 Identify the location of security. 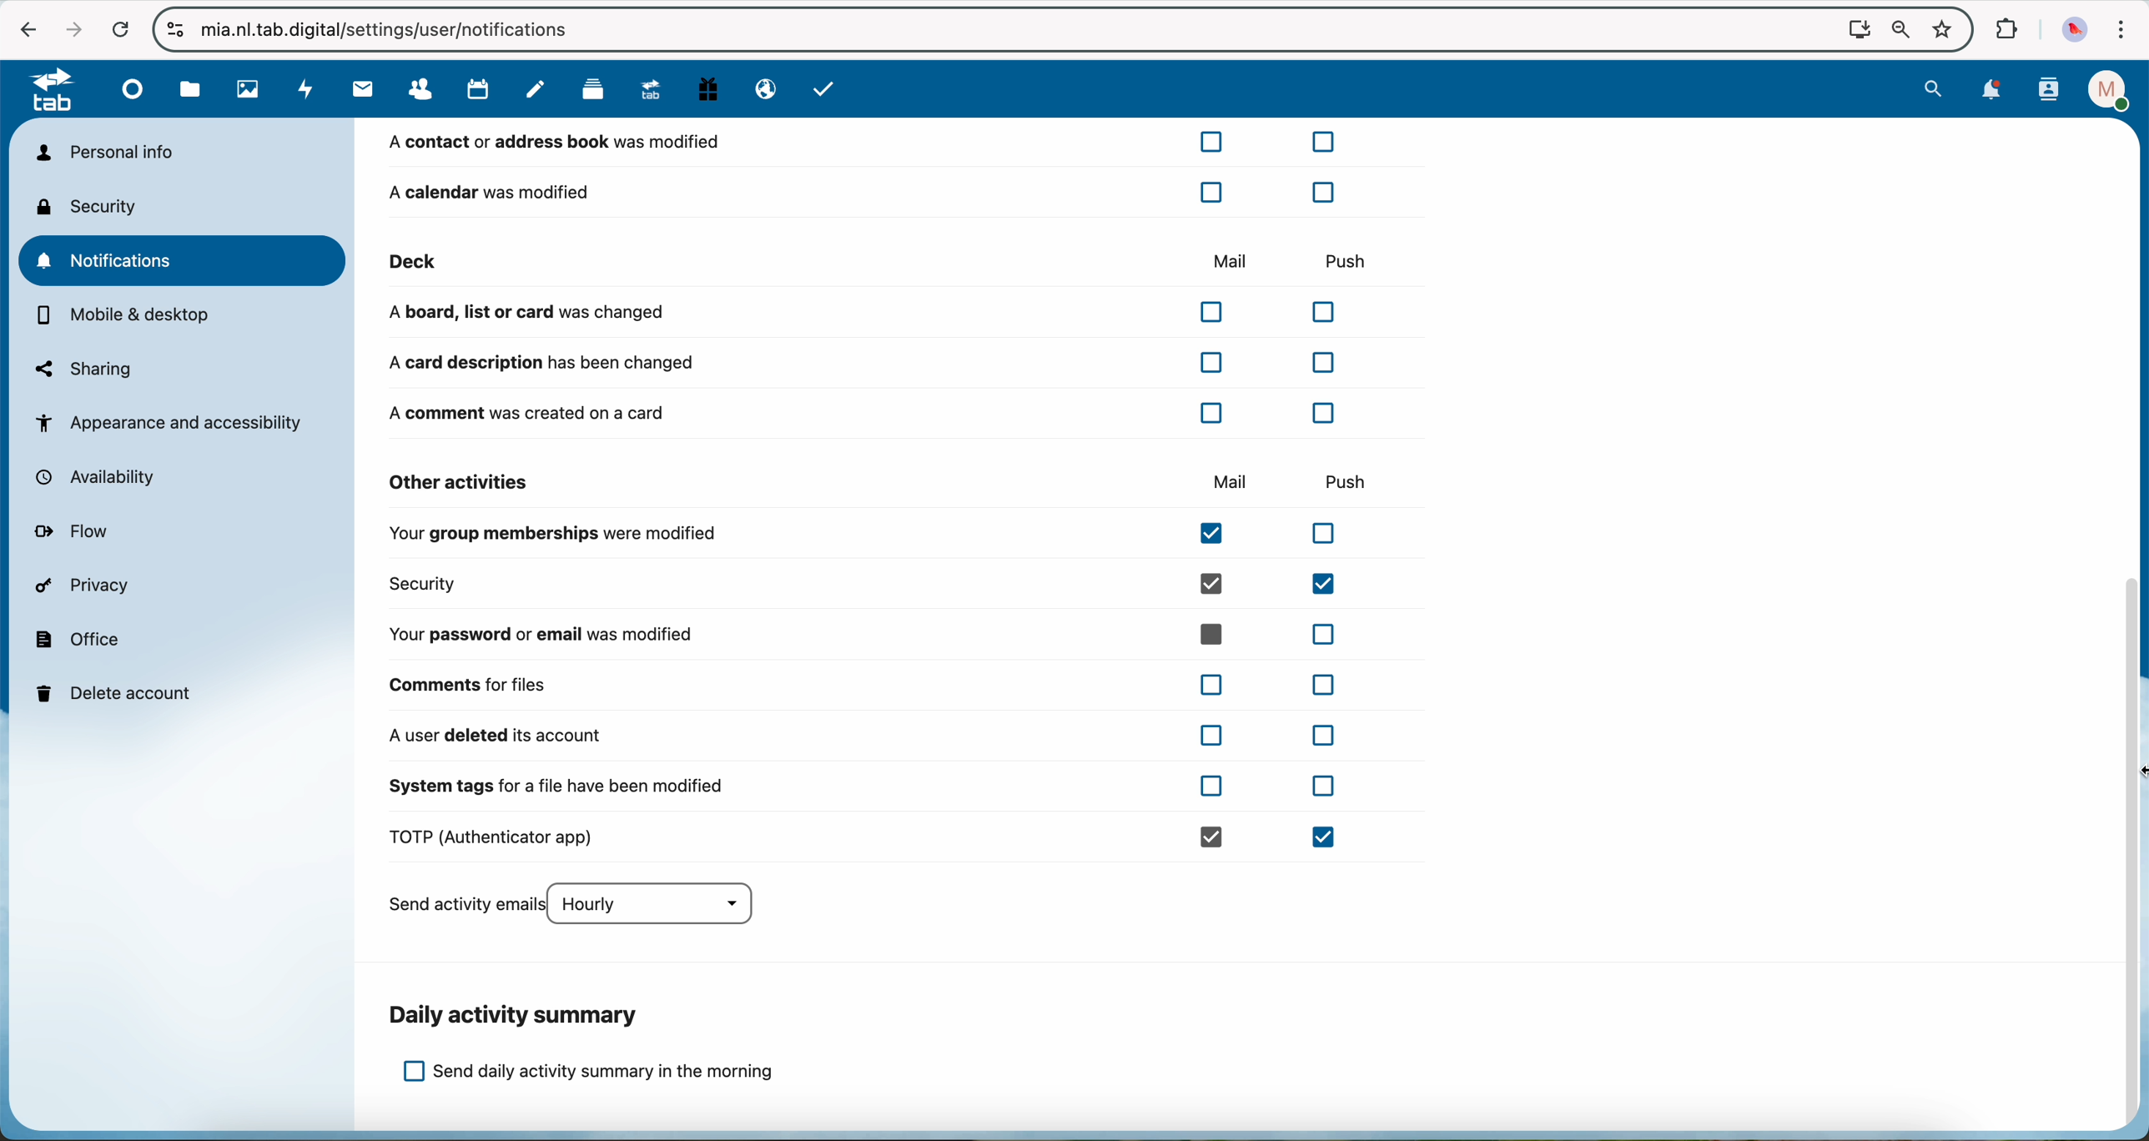
(93, 206).